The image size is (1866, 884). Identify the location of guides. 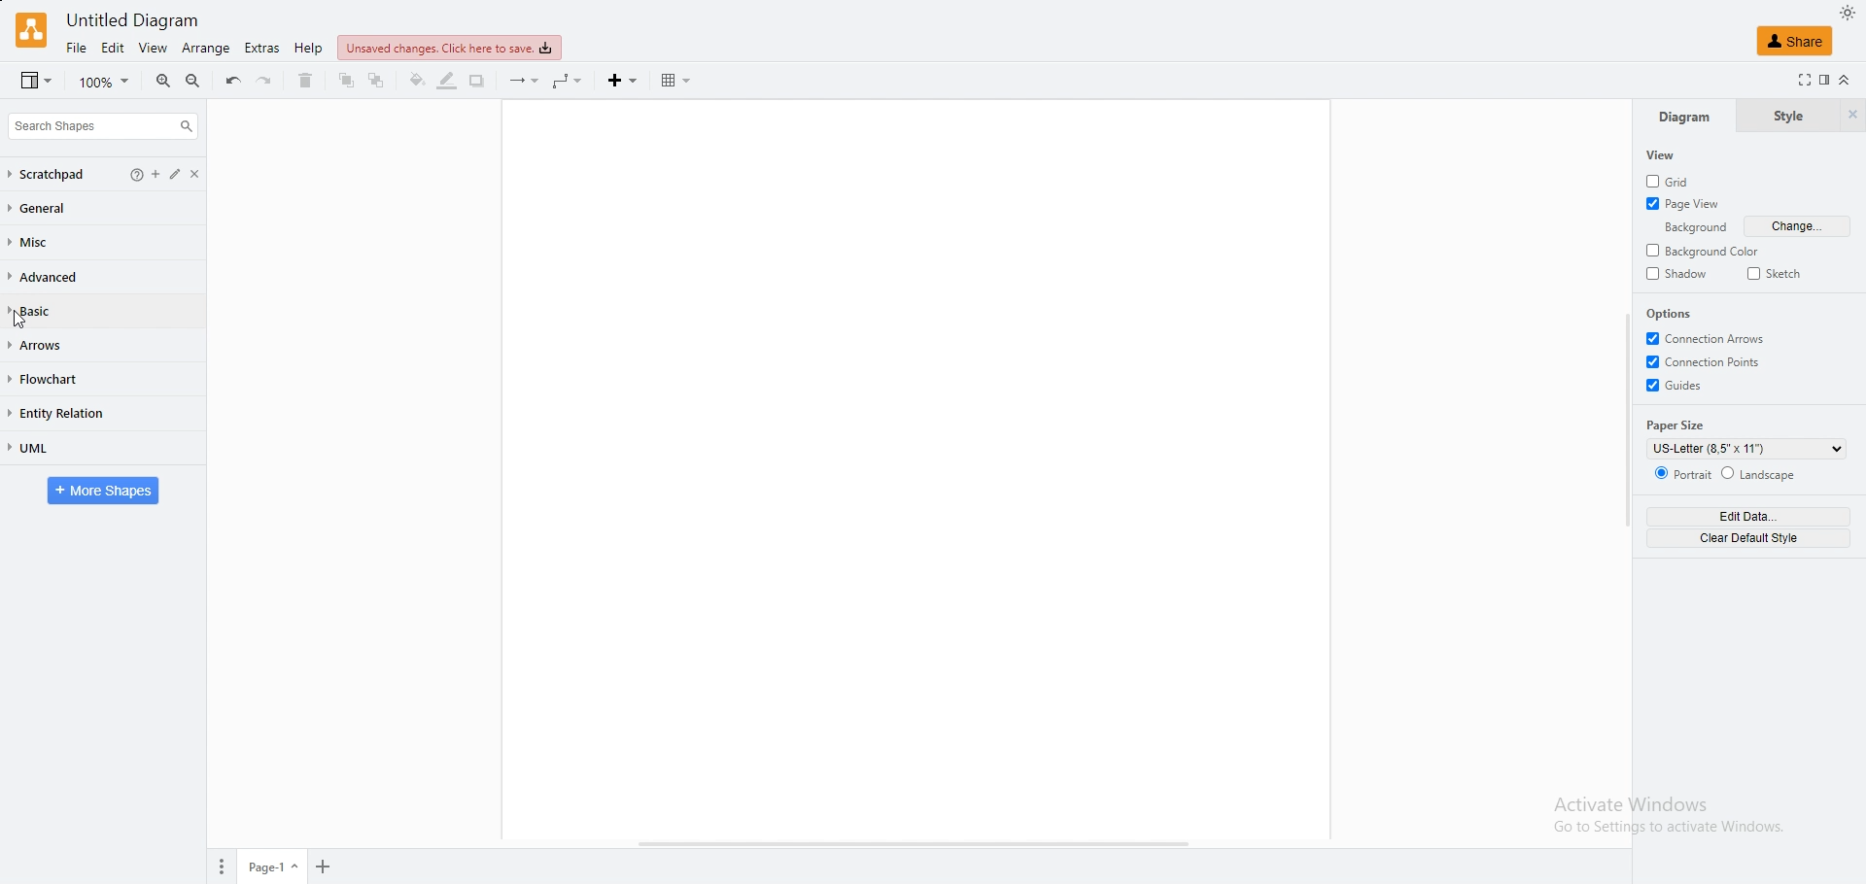
(1676, 385).